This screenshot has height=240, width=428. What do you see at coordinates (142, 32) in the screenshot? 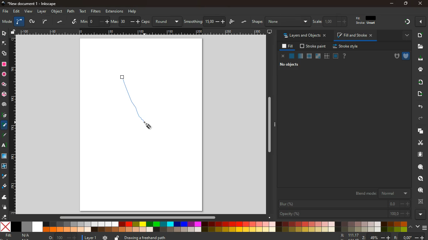
I see `Scale` at bounding box center [142, 32].